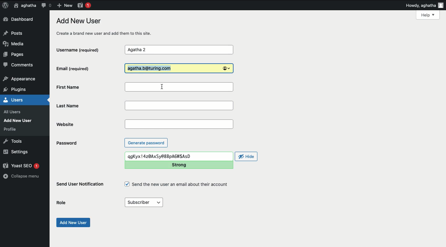 The width and height of the screenshot is (446, 247). What do you see at coordinates (180, 165) in the screenshot?
I see `Strong` at bounding box center [180, 165].